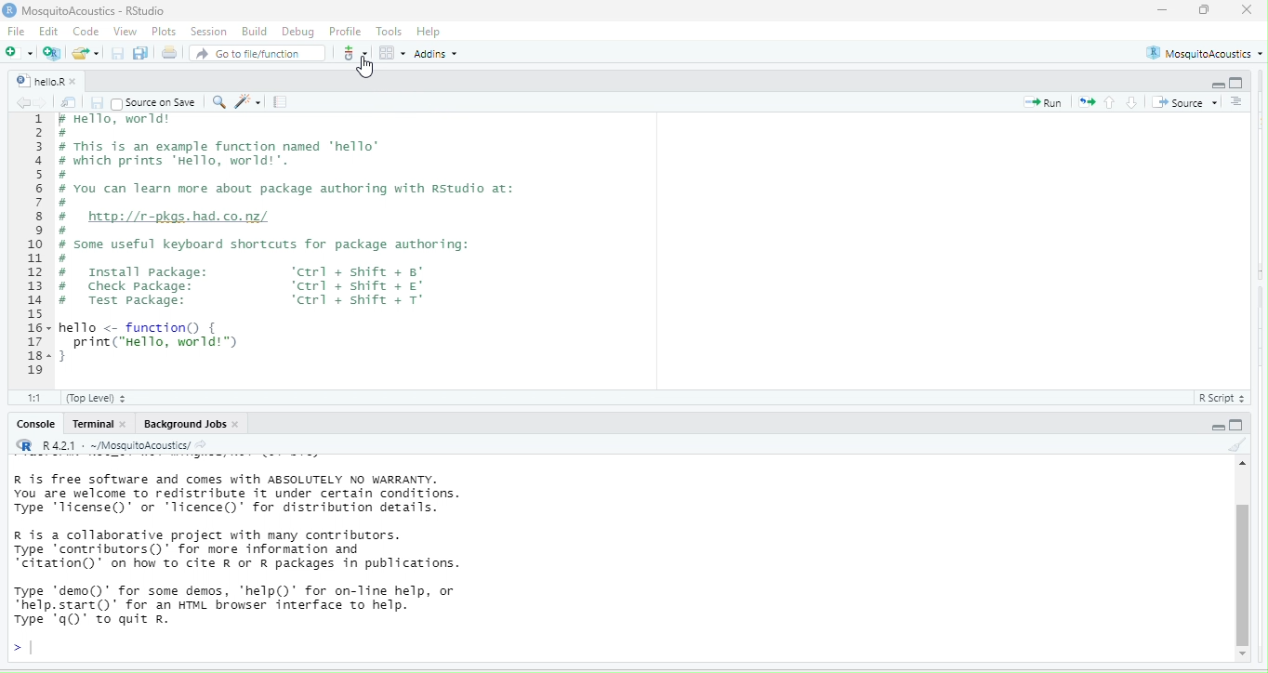 The width and height of the screenshot is (1268, 673). Describe the element at coordinates (54, 54) in the screenshot. I see `create a project` at that location.